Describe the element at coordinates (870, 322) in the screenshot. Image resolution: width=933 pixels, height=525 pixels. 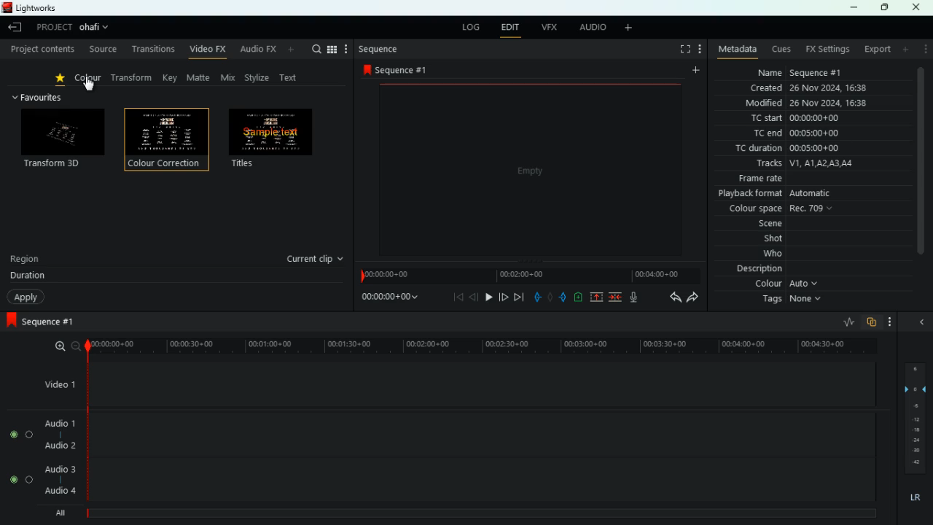
I see `overlap` at that location.